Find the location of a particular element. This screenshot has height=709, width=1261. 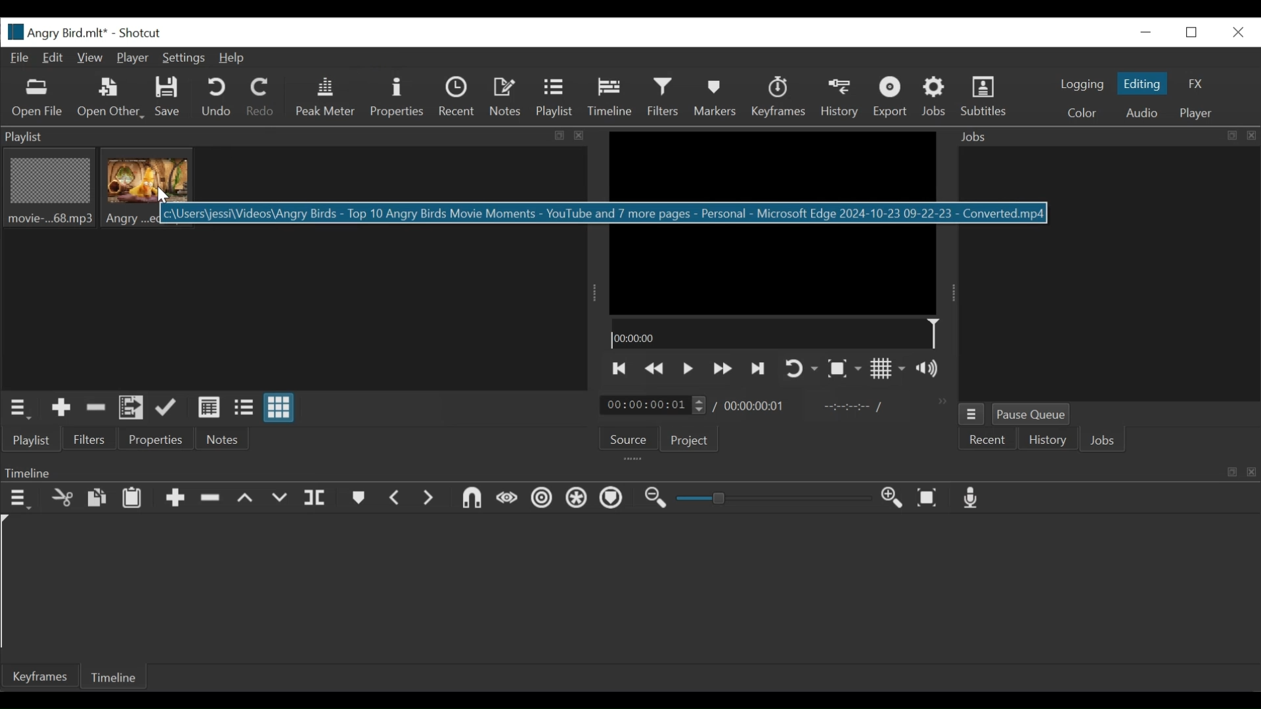

Playlist panel is located at coordinates (296, 137).